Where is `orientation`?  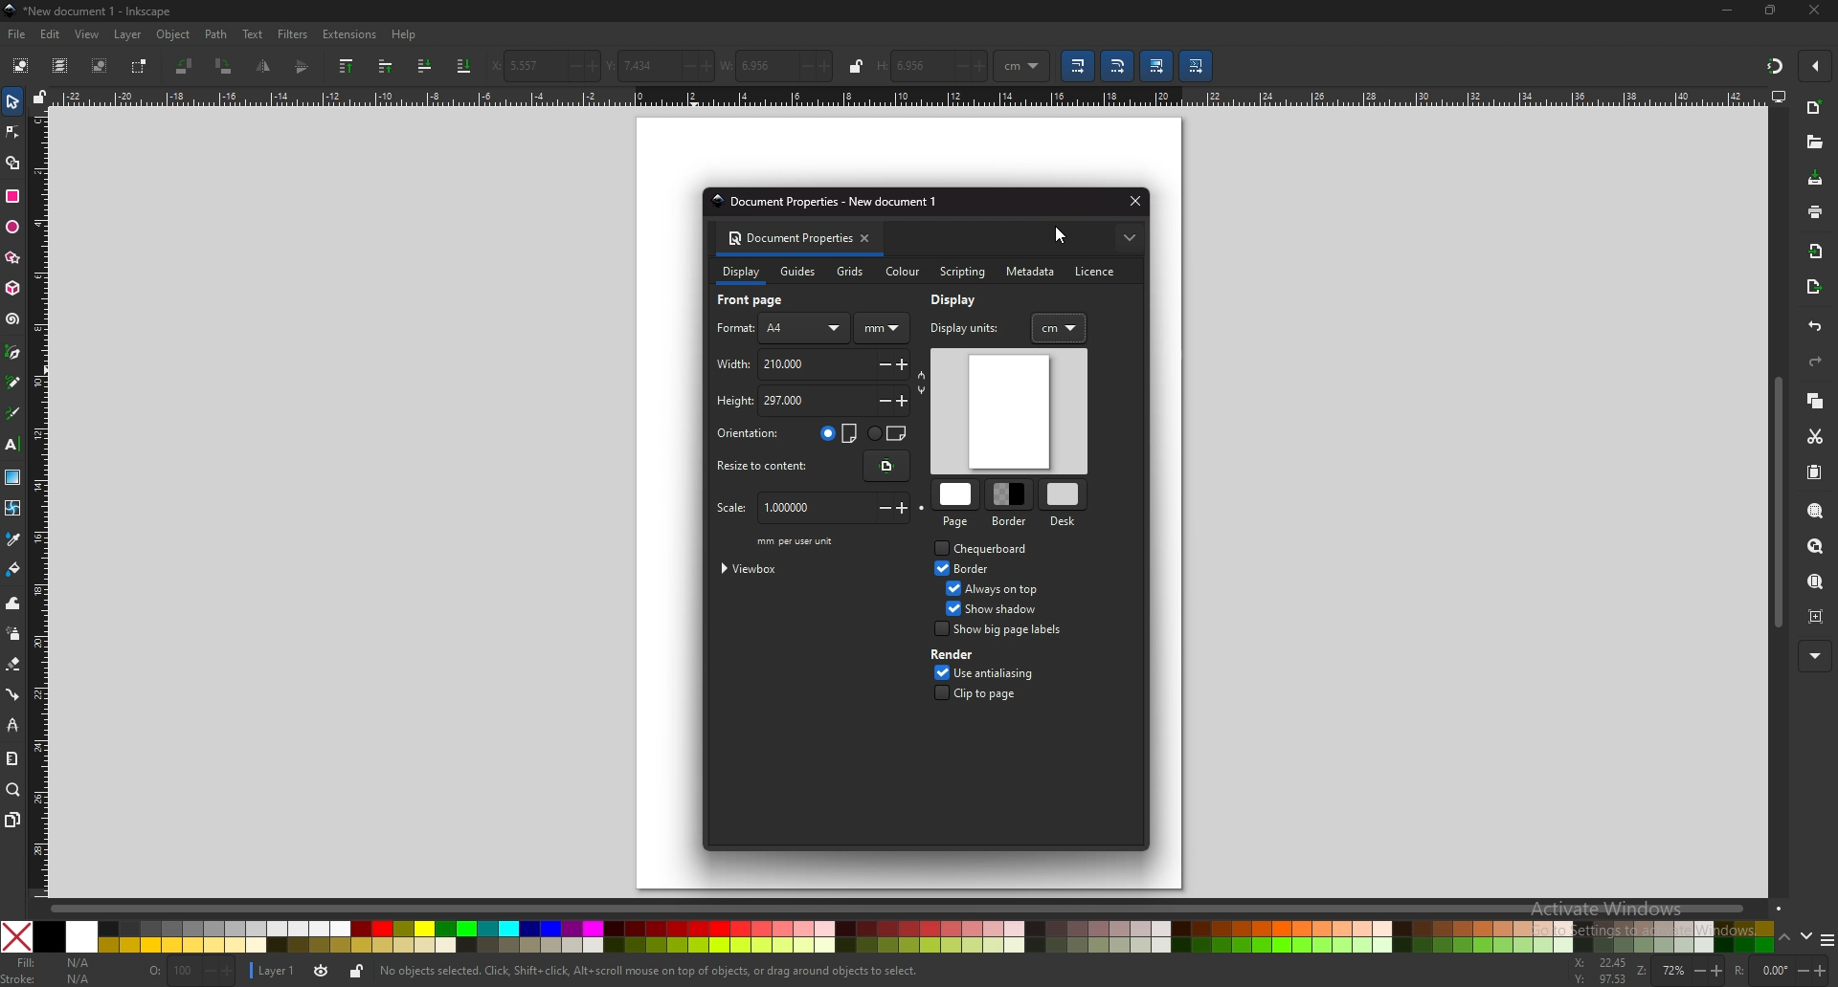 orientation is located at coordinates (752, 434).